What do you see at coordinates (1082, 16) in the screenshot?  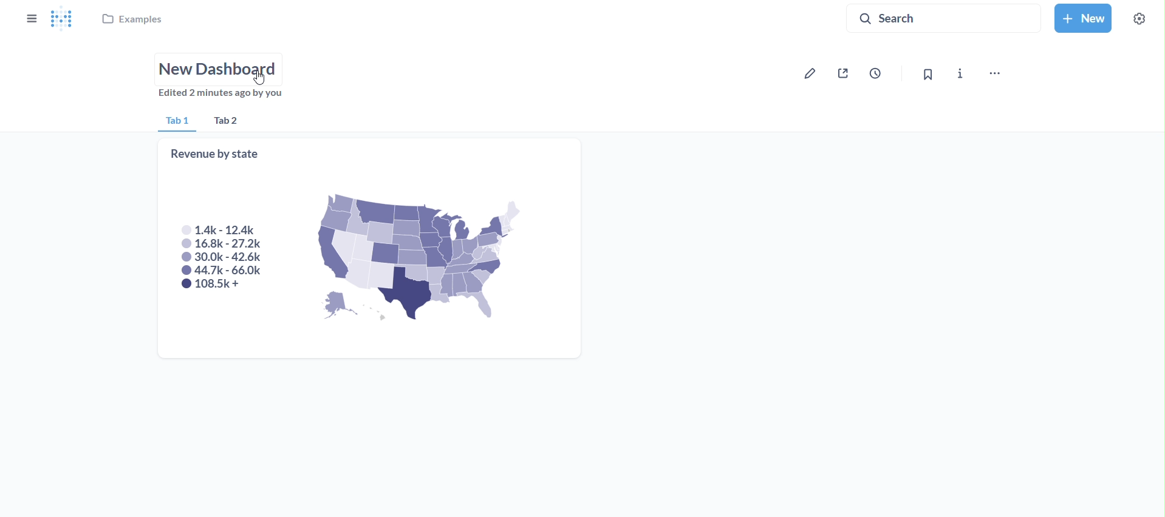 I see `new` at bounding box center [1082, 16].